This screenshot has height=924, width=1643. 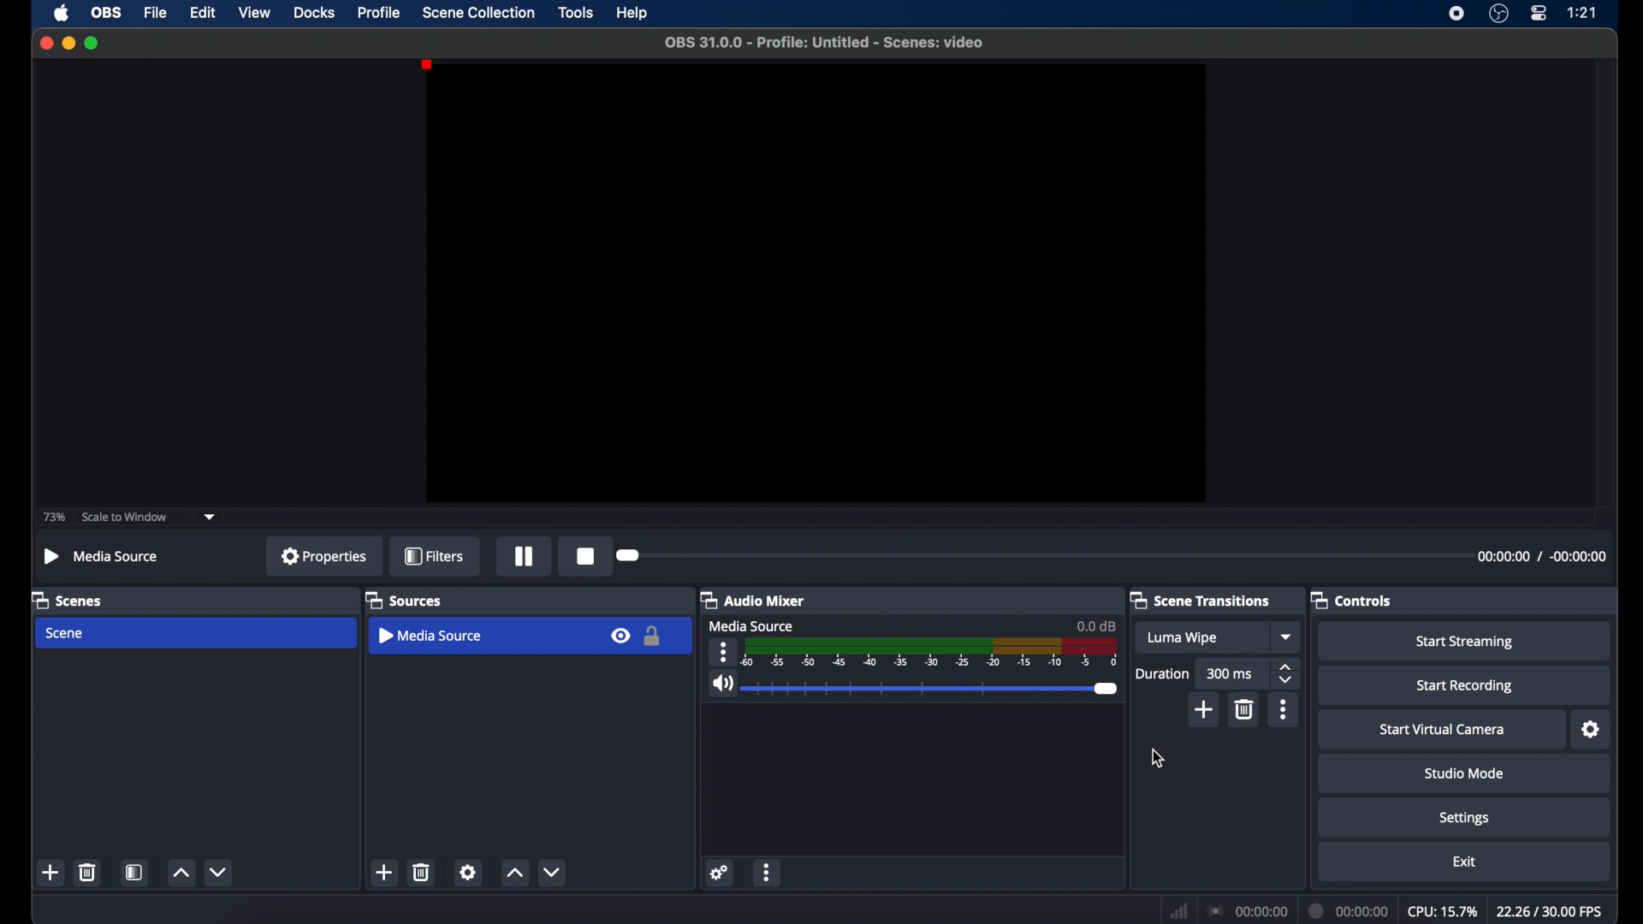 What do you see at coordinates (1462, 773) in the screenshot?
I see `studio mode` at bounding box center [1462, 773].